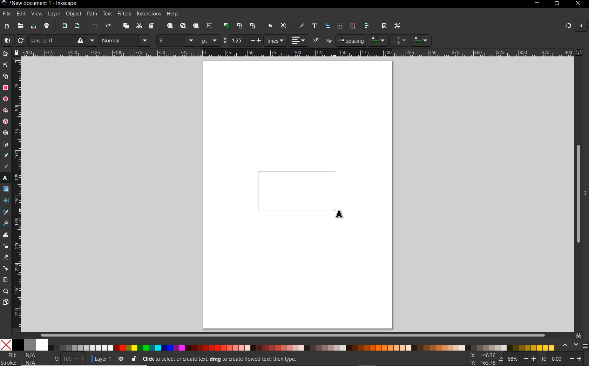 The width and height of the screenshot is (589, 366). What do you see at coordinates (6, 291) in the screenshot?
I see `zoom tool` at bounding box center [6, 291].